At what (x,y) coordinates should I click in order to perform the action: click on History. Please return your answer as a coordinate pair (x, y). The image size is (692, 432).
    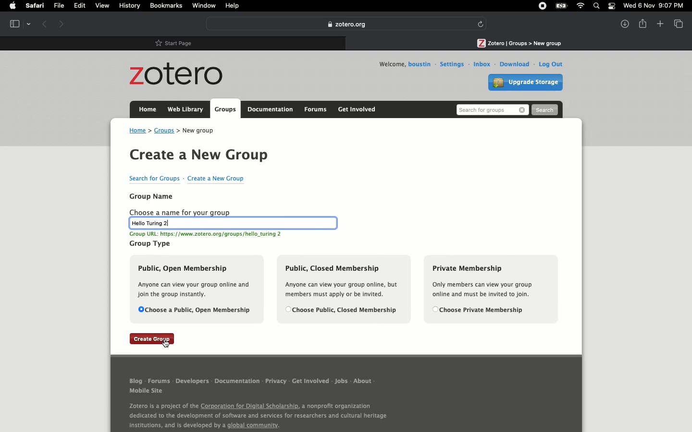
    Looking at the image, I should click on (129, 6).